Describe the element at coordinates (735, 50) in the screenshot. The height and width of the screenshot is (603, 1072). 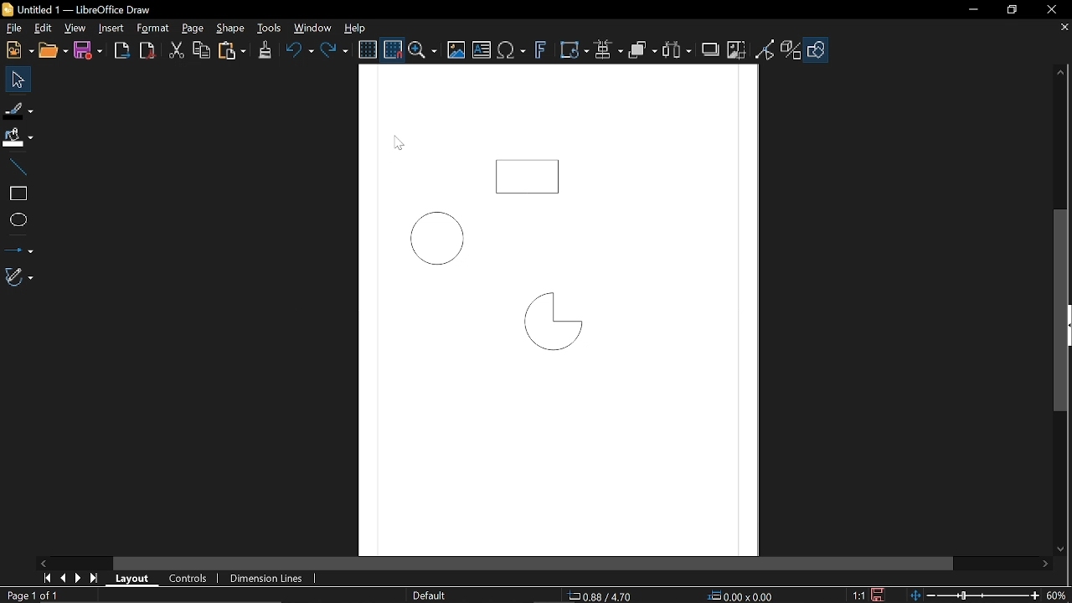
I see `Crop` at that location.